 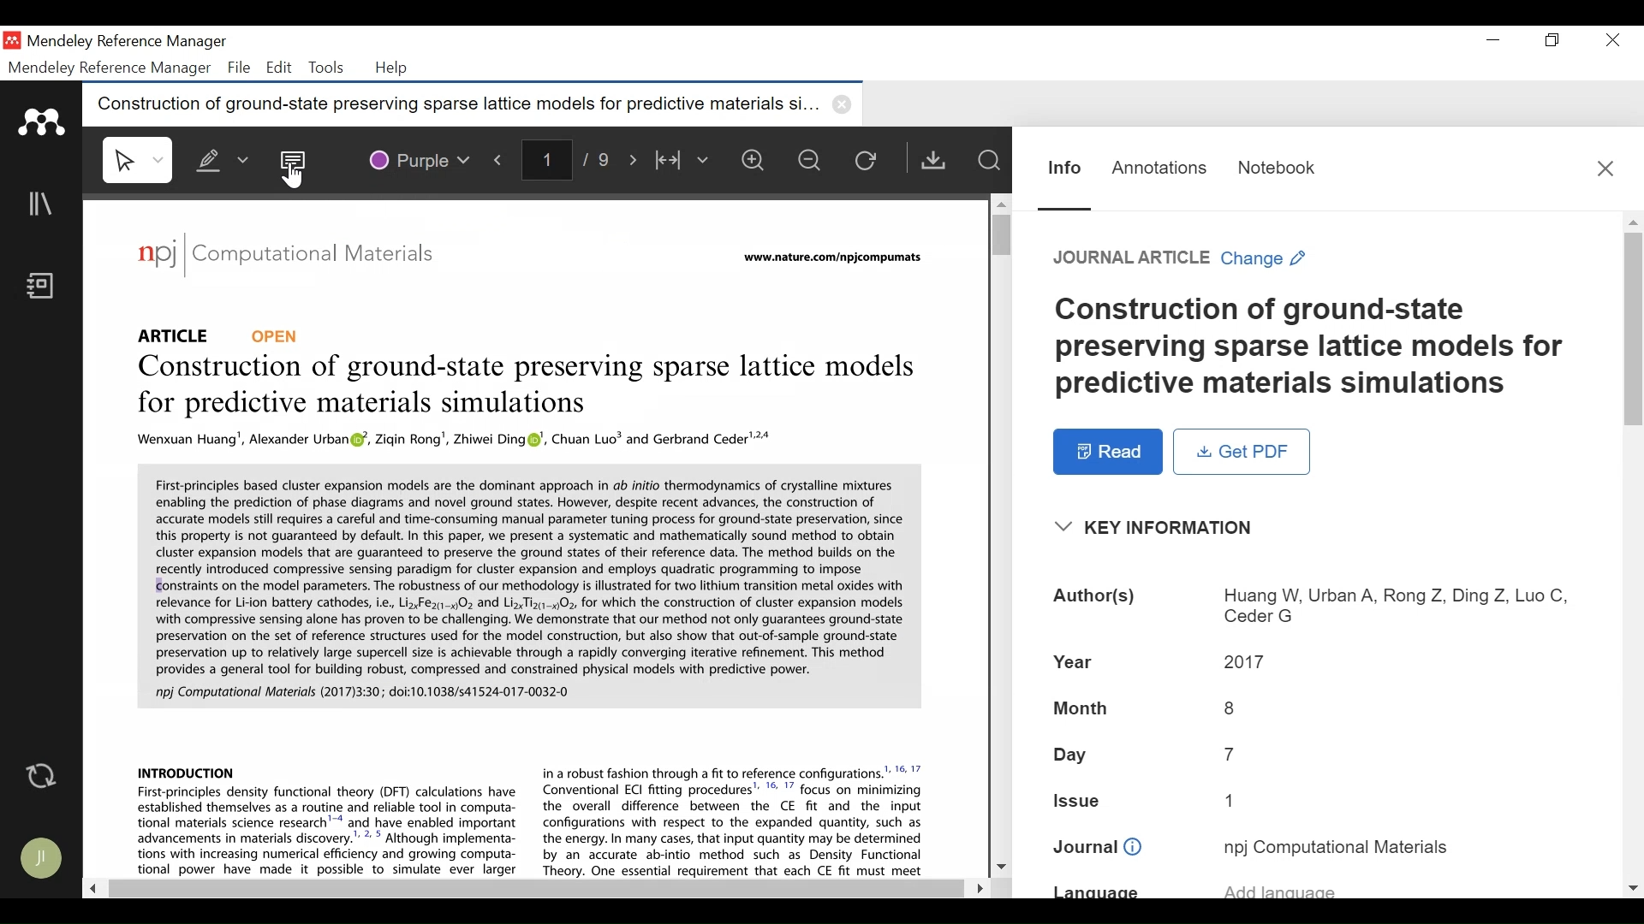 What do you see at coordinates (1318, 847) in the screenshot?
I see `Journal` at bounding box center [1318, 847].